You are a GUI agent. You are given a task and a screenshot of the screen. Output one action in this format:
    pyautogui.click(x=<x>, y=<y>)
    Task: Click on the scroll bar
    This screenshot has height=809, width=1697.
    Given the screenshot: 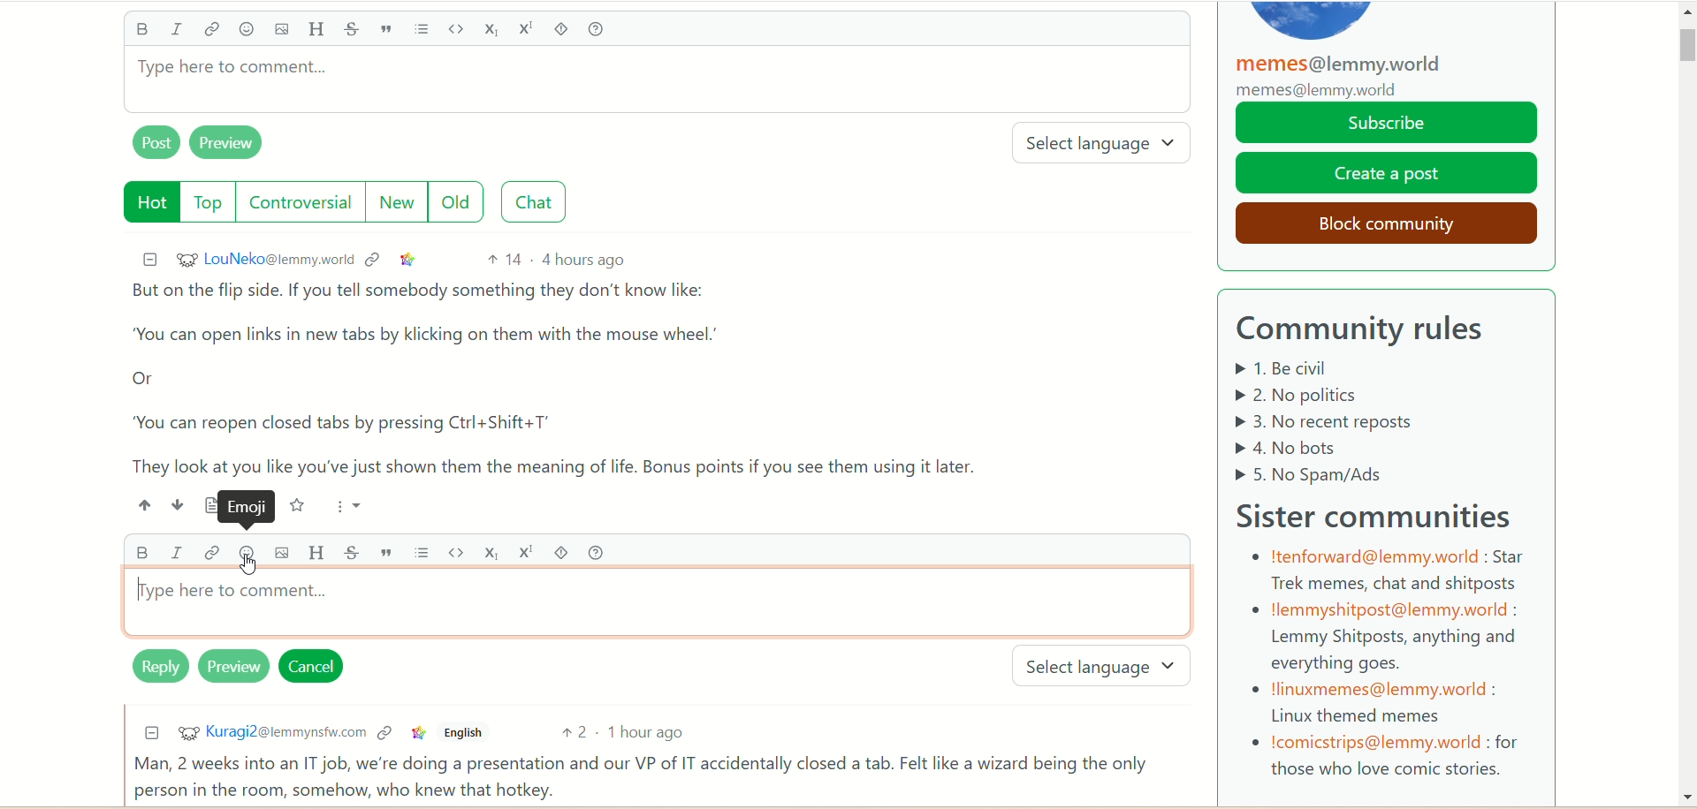 What is the action you would take?
    pyautogui.click(x=1686, y=115)
    